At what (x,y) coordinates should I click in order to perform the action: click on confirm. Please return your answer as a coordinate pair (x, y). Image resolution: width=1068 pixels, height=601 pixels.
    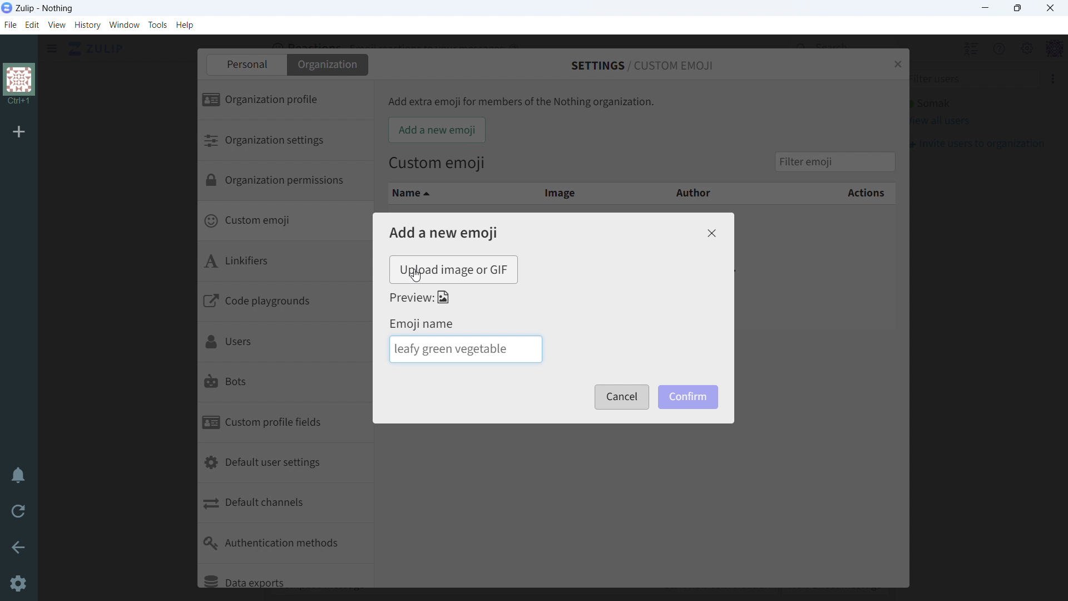
    Looking at the image, I should click on (688, 397).